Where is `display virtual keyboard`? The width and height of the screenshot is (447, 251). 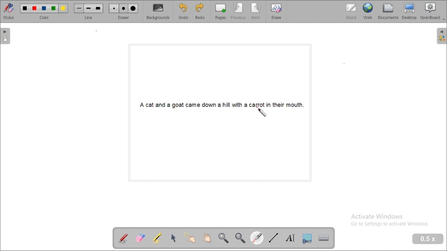
display virtual keyboard is located at coordinates (324, 239).